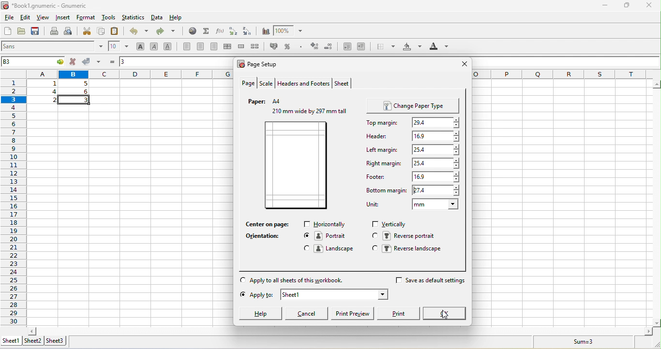  What do you see at coordinates (60, 91) in the screenshot?
I see `cell ranges` at bounding box center [60, 91].